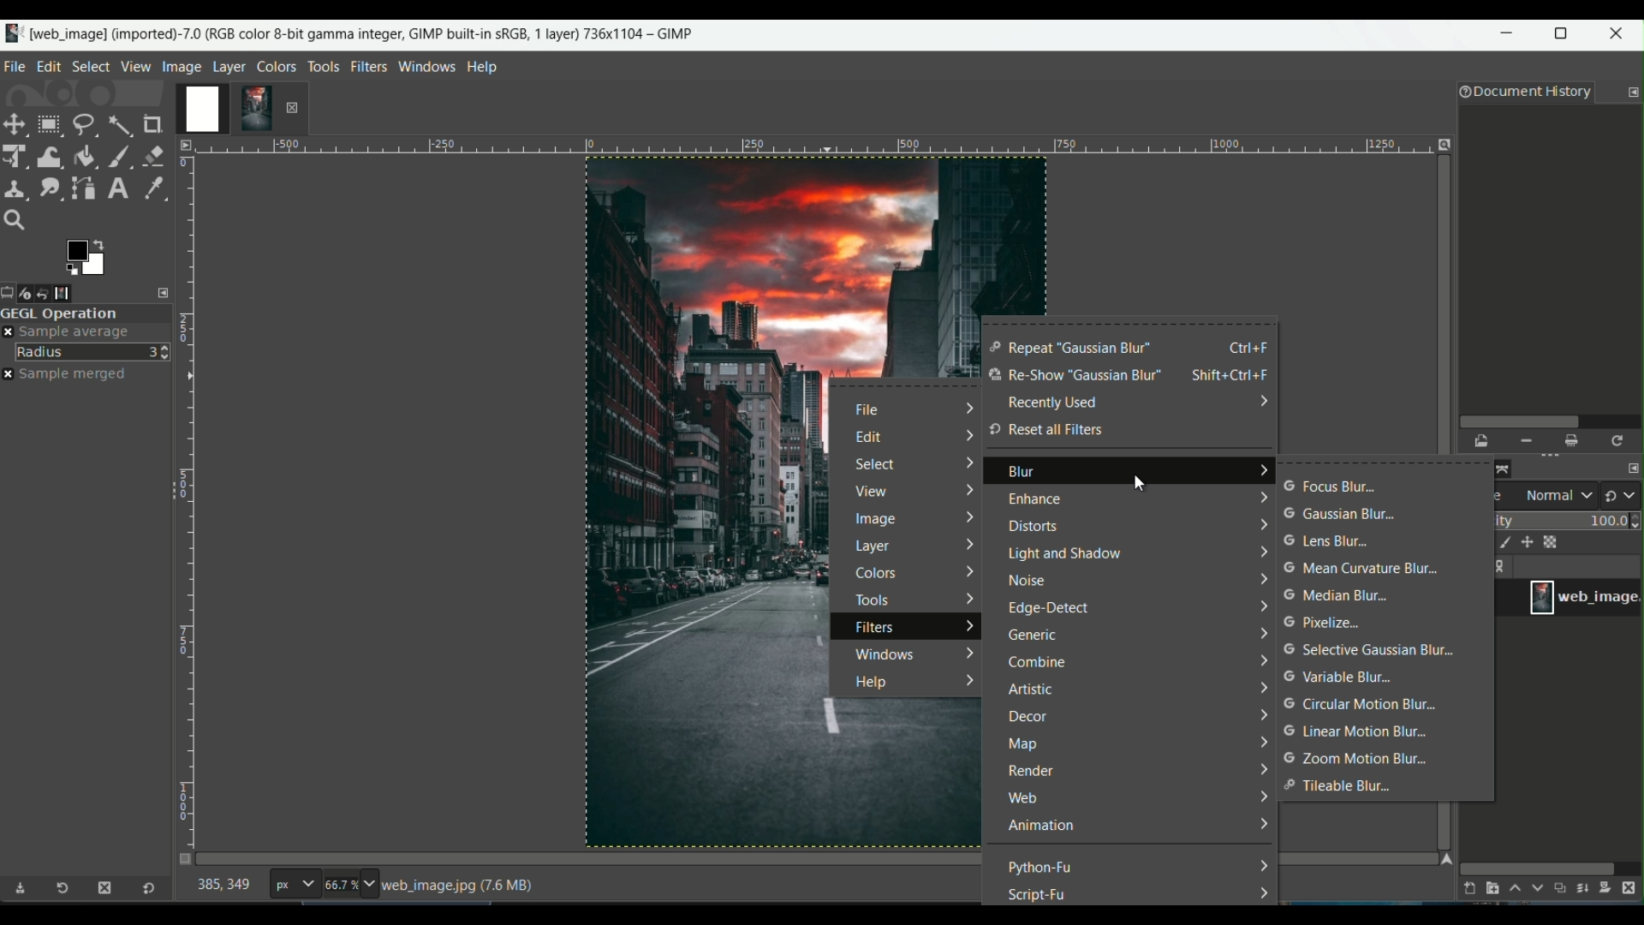  Describe the element at coordinates (1538, 892) in the screenshot. I see `lower layer` at that location.